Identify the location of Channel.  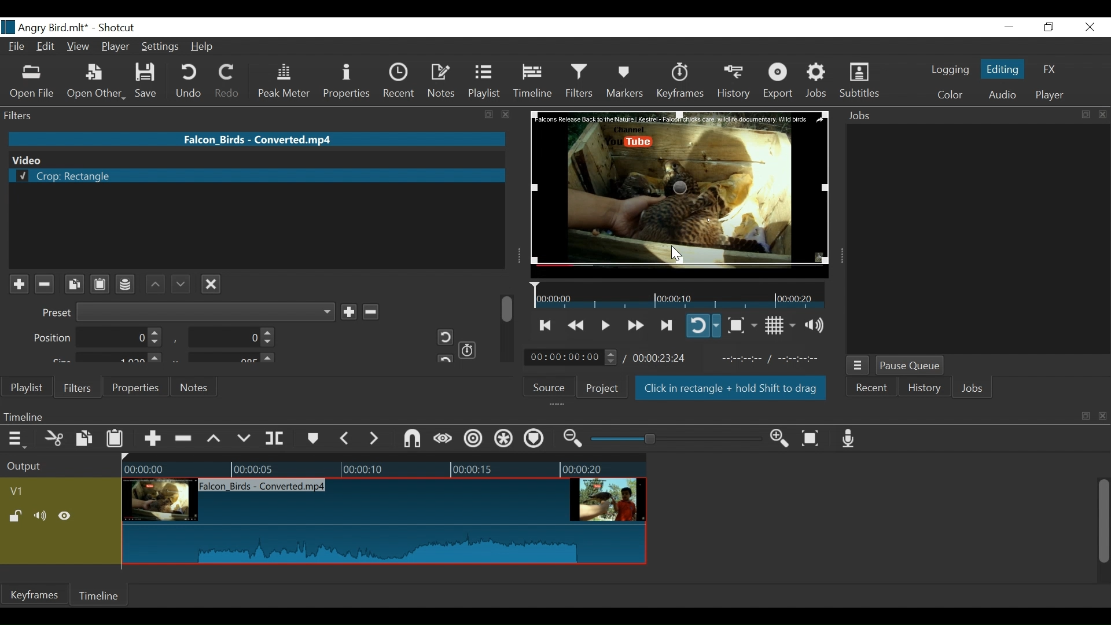
(126, 286).